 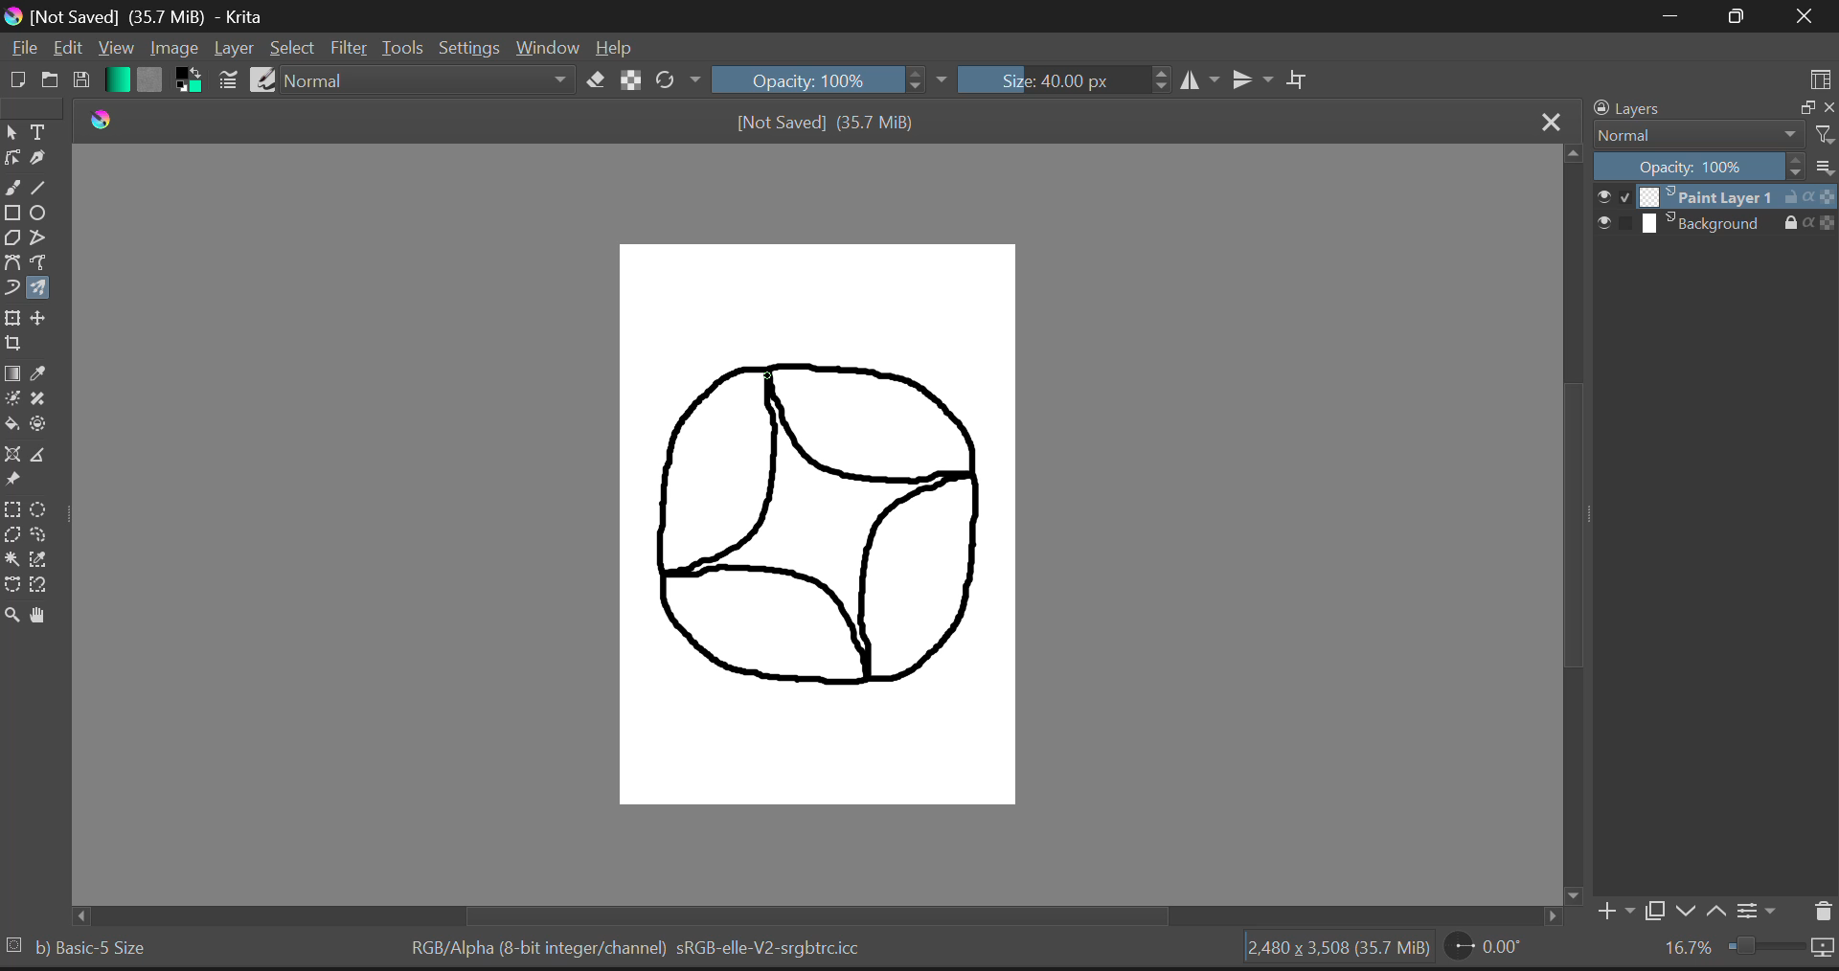 I want to click on Krita Logo, so click(x=100, y=119).